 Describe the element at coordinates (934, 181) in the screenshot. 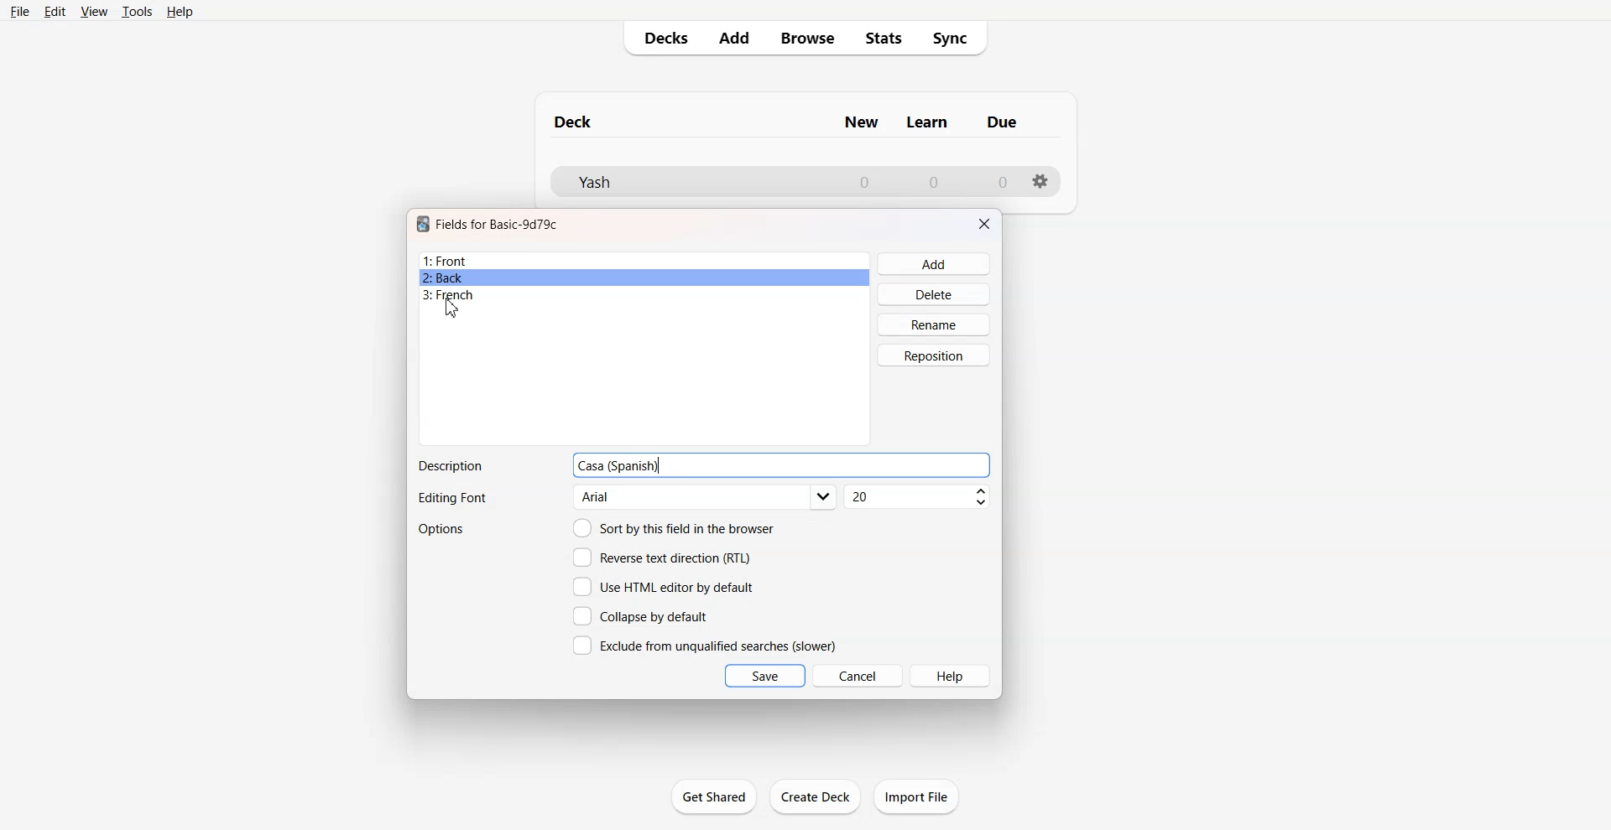

I see `Number of Learn cards` at that location.